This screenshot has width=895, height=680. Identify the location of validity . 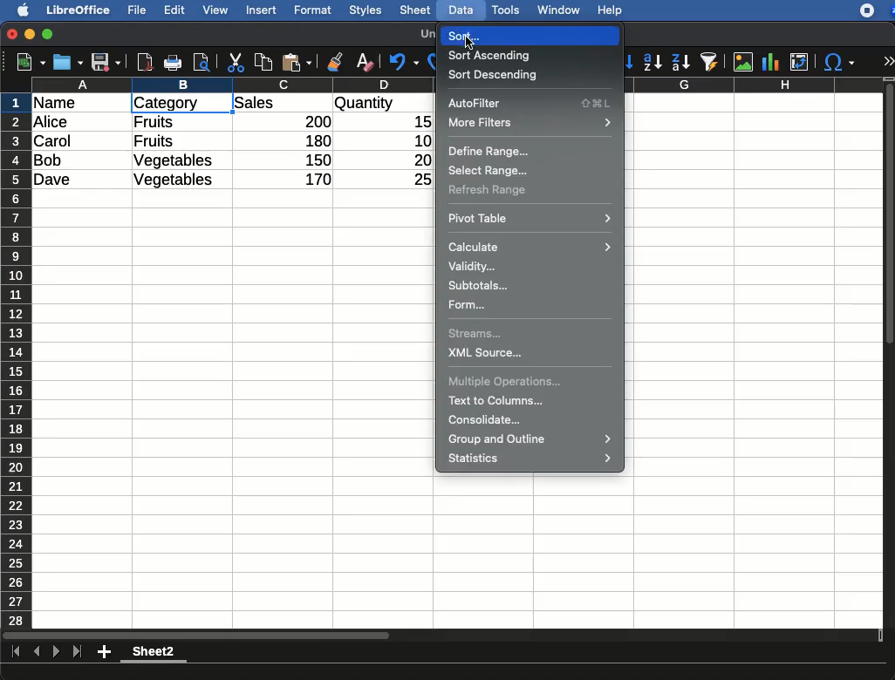
(474, 266).